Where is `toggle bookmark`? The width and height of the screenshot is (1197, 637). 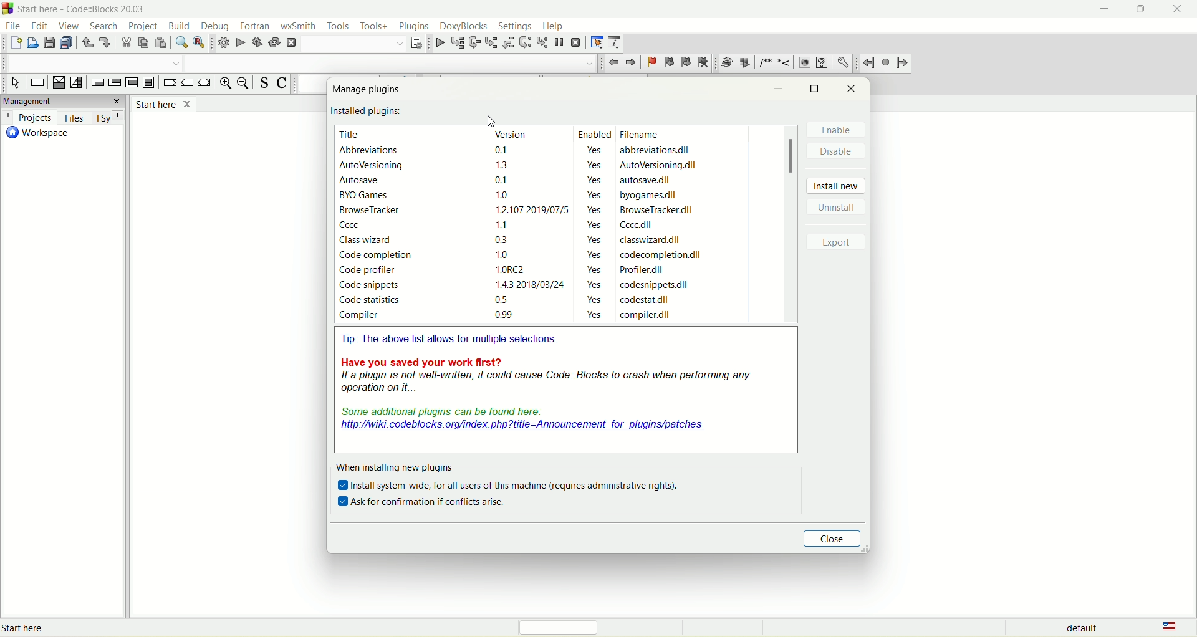 toggle bookmark is located at coordinates (651, 62).